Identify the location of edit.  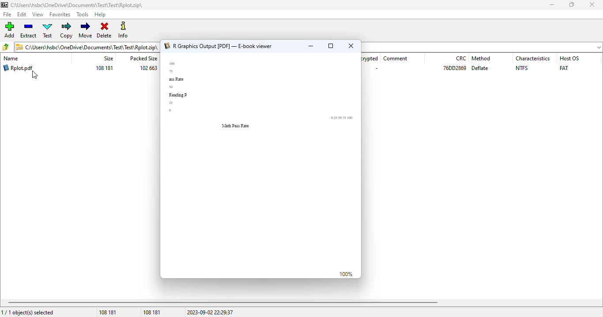
(22, 15).